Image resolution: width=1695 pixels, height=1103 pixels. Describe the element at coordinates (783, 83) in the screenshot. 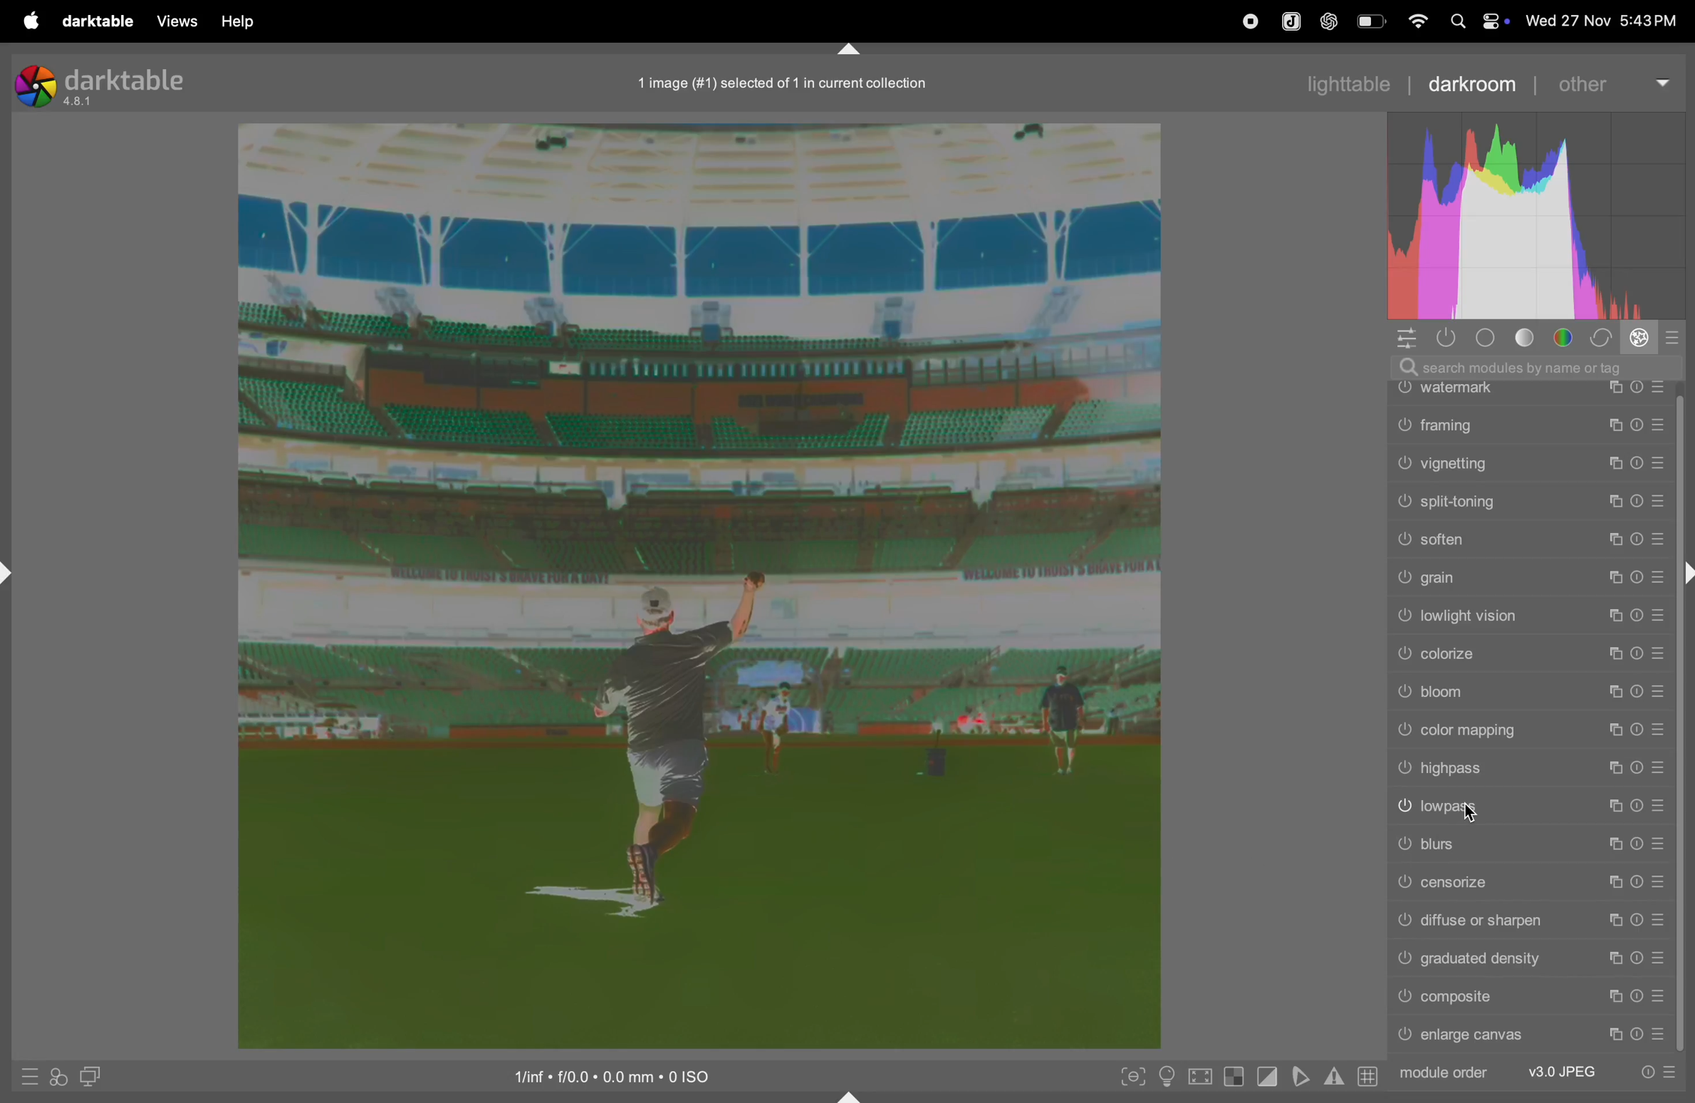

I see `1 image` at that location.